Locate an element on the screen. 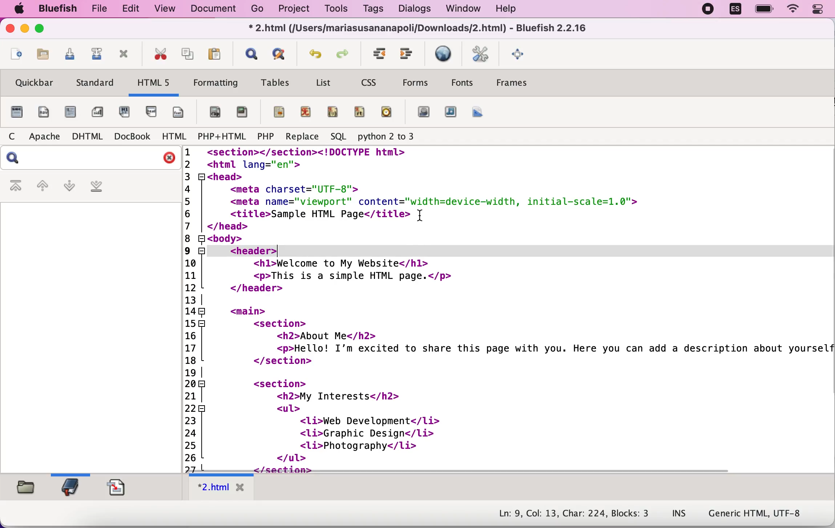 The image size is (835, 528). audio is located at coordinates (451, 112).